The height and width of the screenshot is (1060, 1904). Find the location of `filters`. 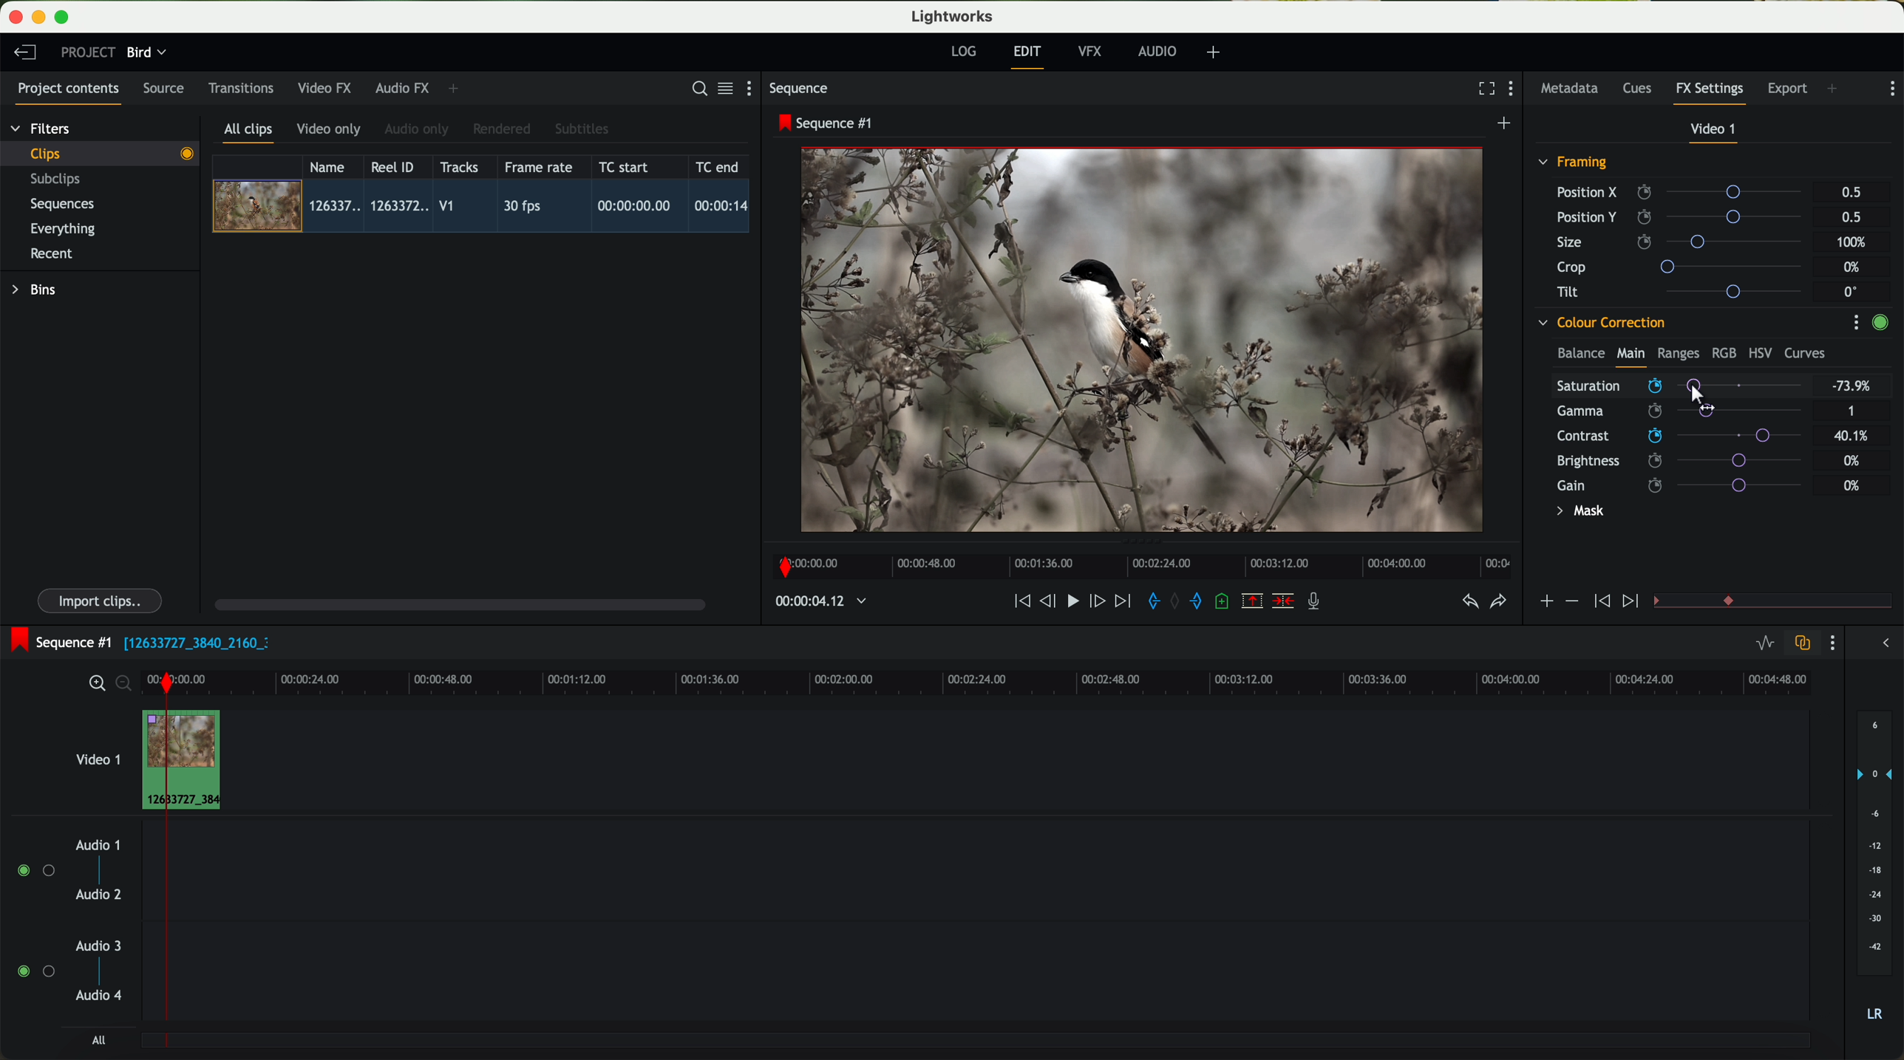

filters is located at coordinates (42, 128).